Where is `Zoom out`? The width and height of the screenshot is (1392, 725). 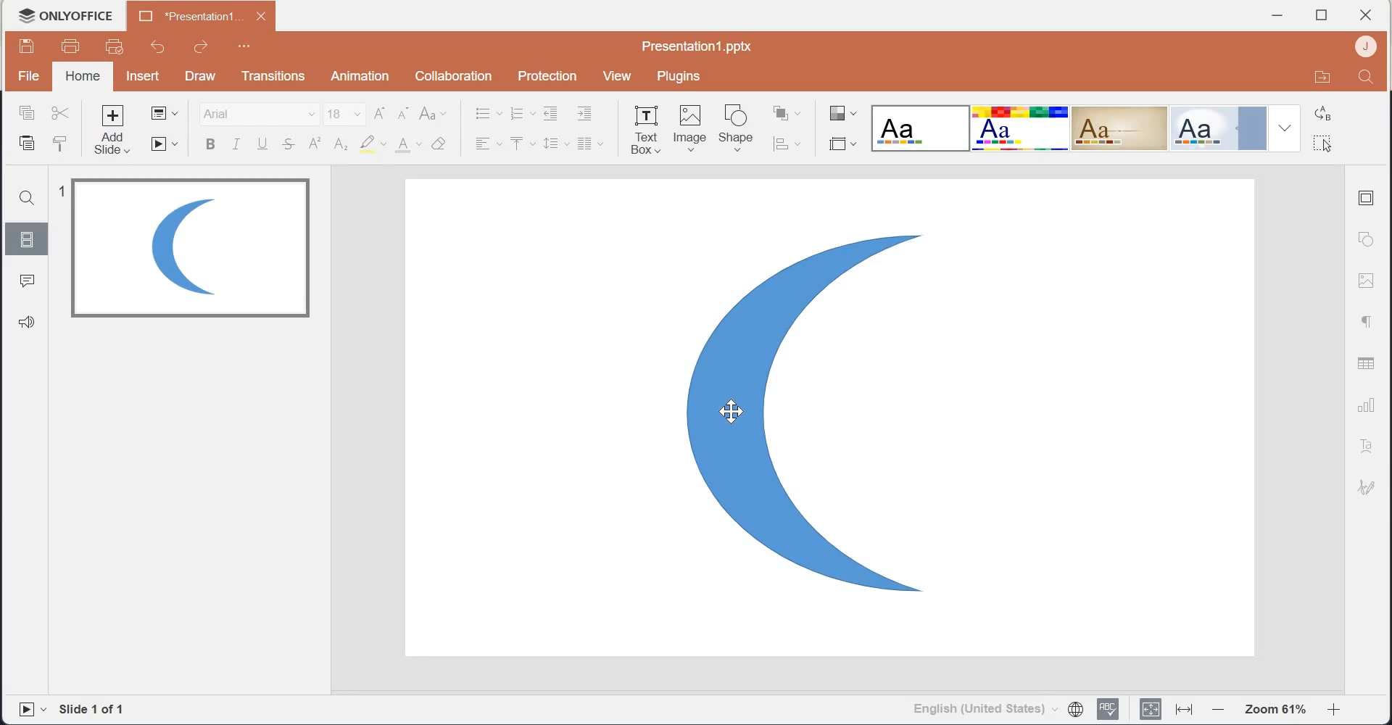 Zoom out is located at coordinates (1217, 710).